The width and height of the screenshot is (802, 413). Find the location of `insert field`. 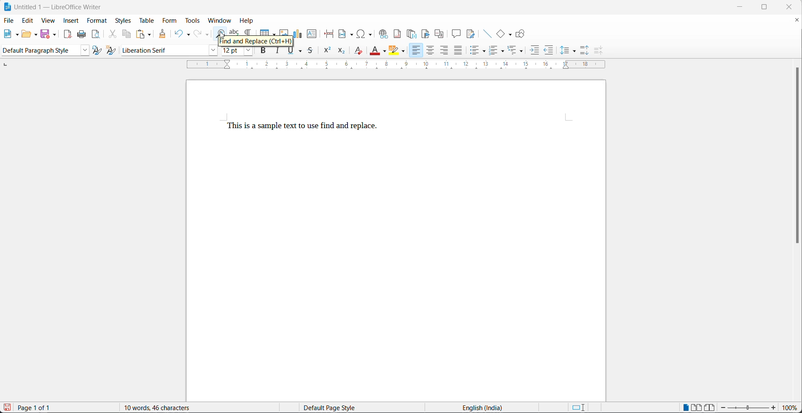

insert field is located at coordinates (347, 34).